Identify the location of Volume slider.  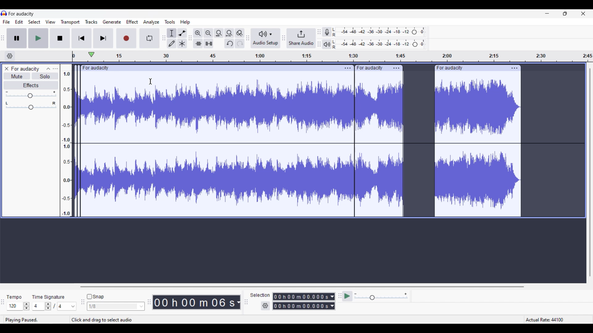
(32, 94).